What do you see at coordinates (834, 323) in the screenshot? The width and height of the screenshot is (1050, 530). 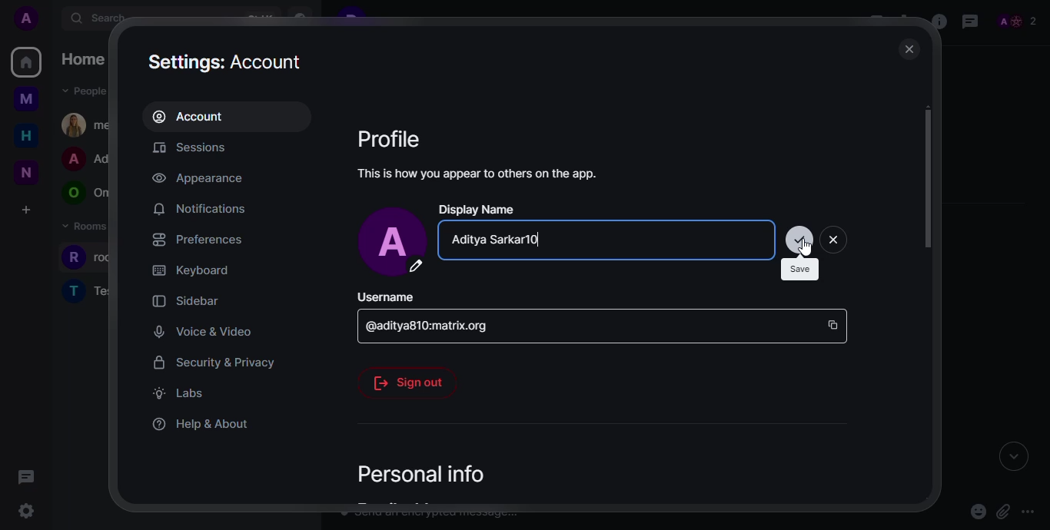 I see `copy` at bounding box center [834, 323].